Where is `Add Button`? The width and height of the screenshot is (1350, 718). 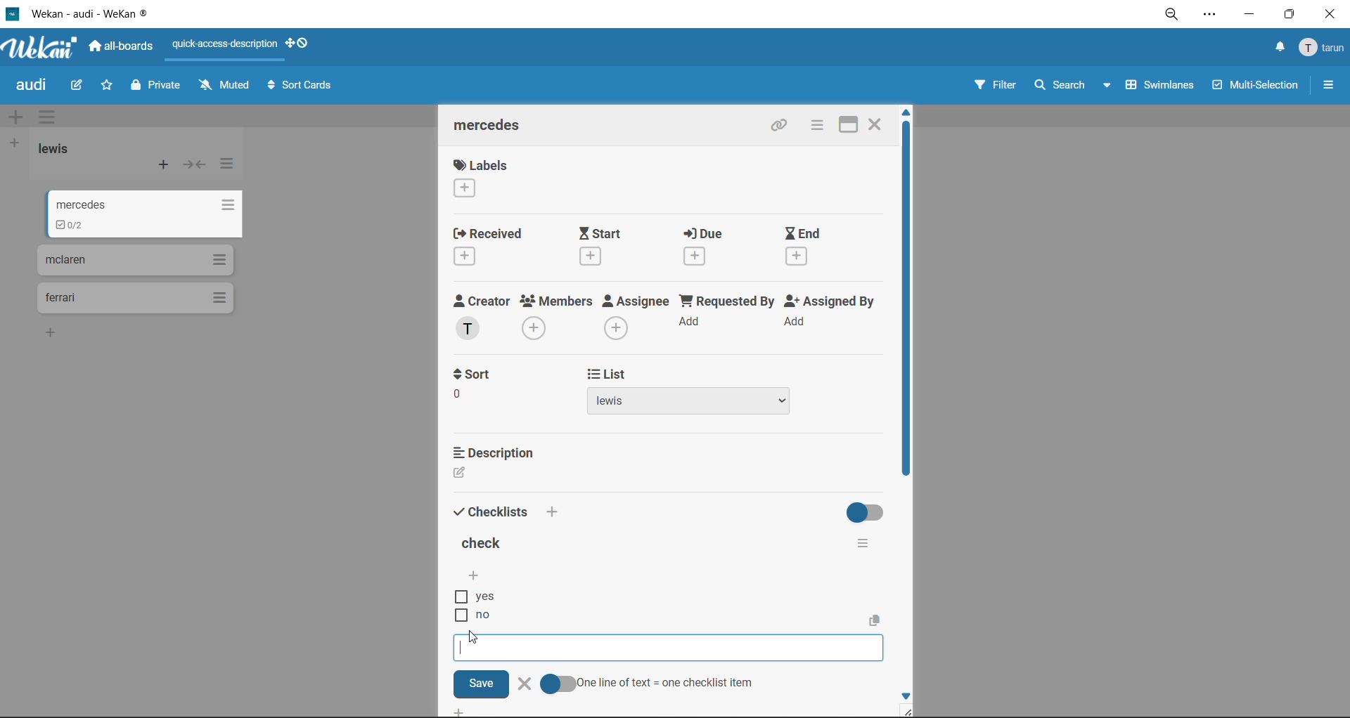 Add Button is located at coordinates (463, 710).